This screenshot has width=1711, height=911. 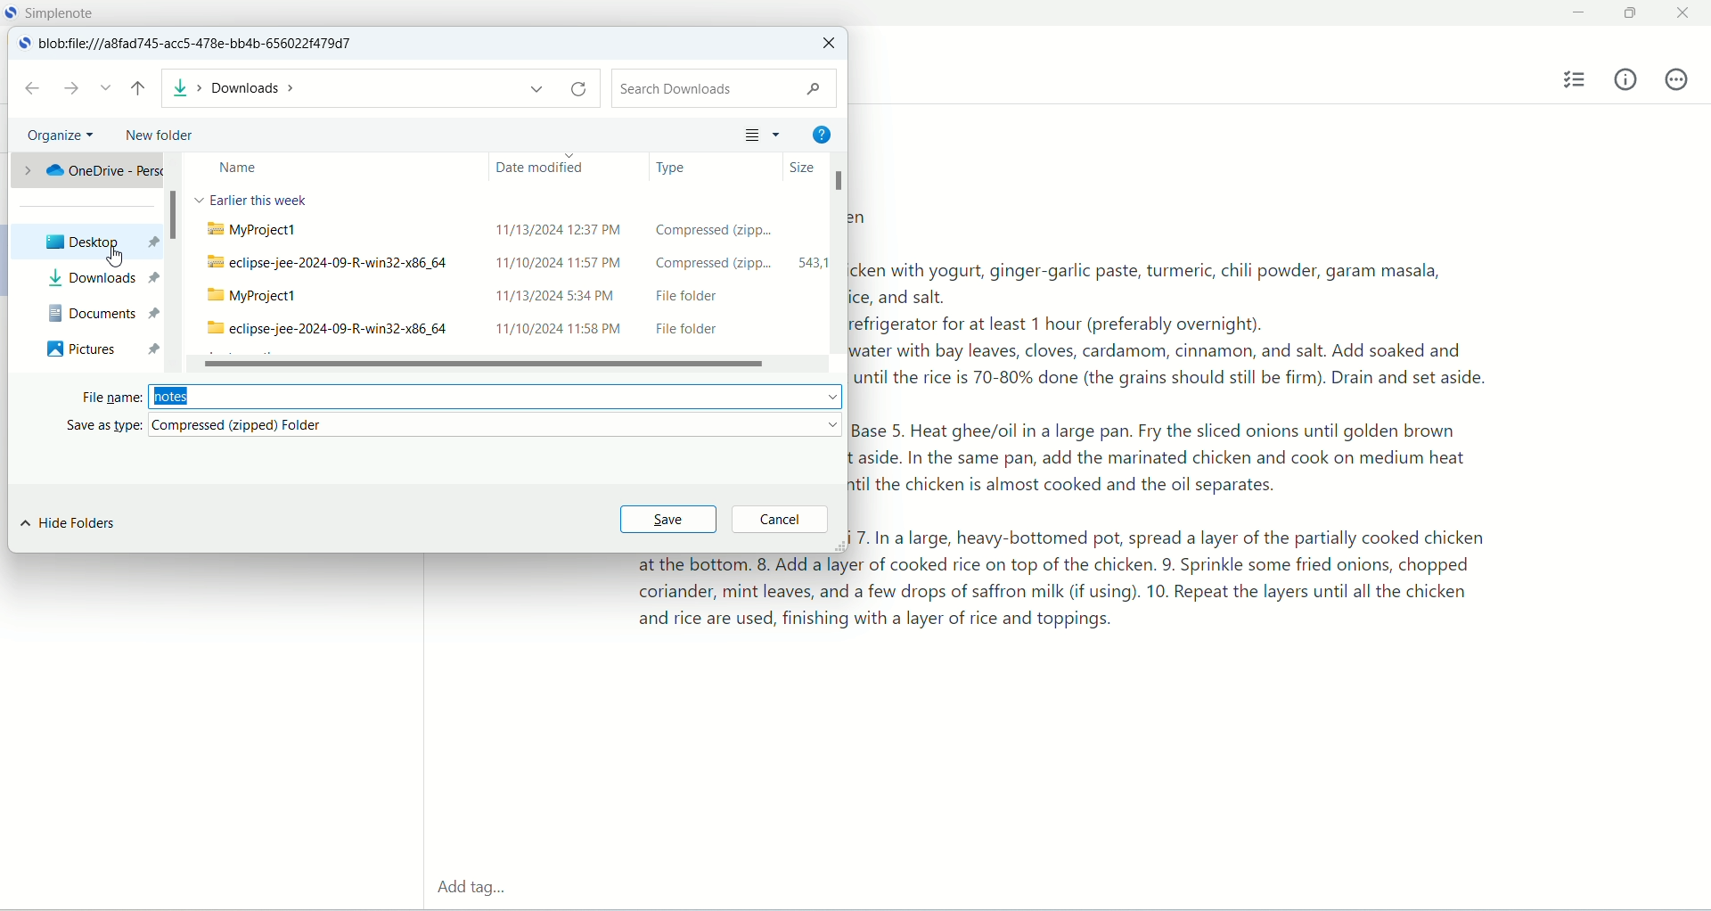 What do you see at coordinates (99, 279) in the screenshot?
I see `downloads` at bounding box center [99, 279].